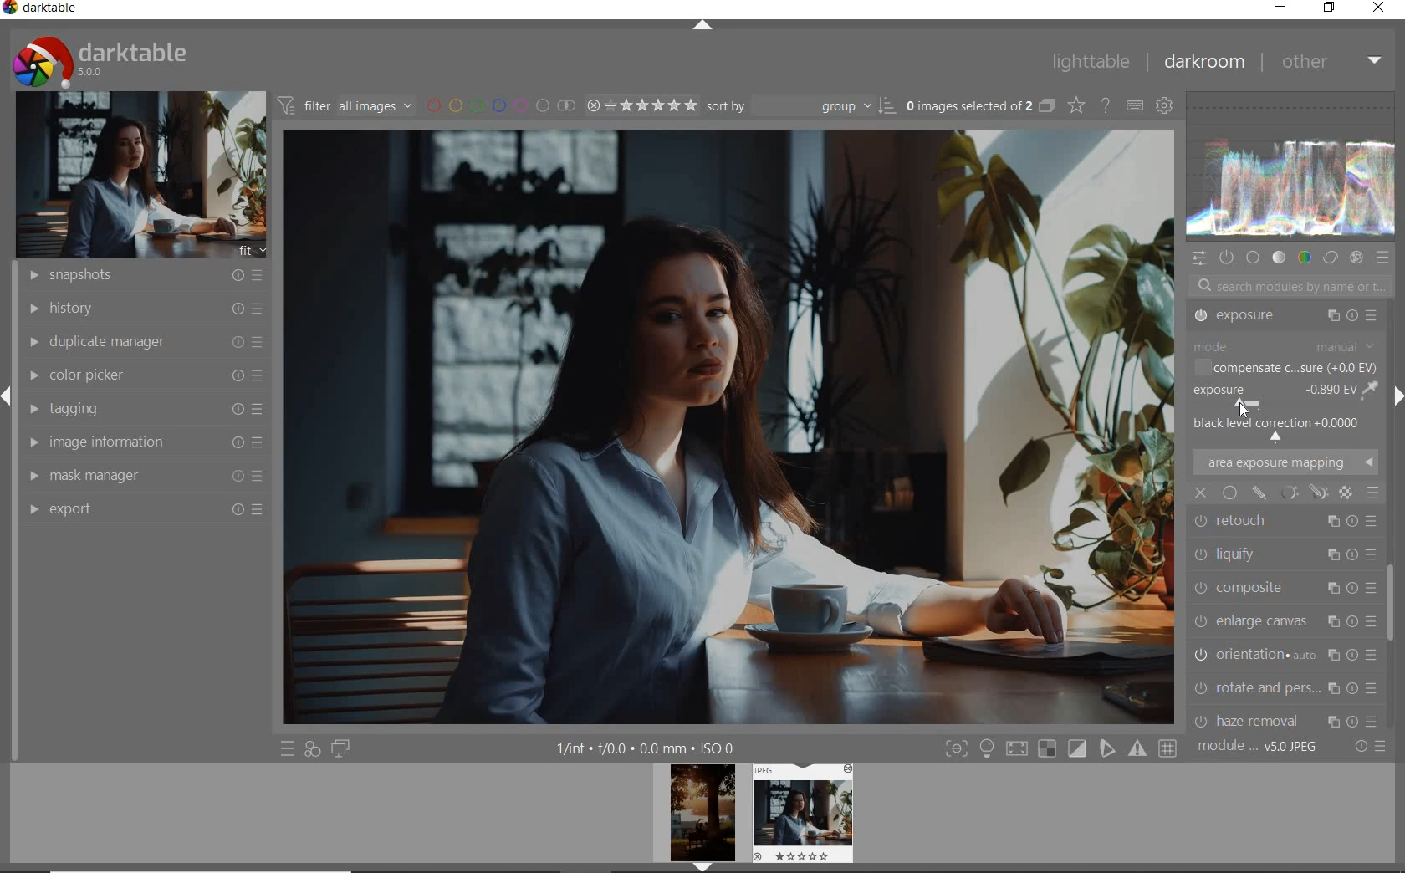 The width and height of the screenshot is (1405, 873). What do you see at coordinates (1136, 107) in the screenshot?
I see `DEFINE KEYBOARD SHORTCUT` at bounding box center [1136, 107].